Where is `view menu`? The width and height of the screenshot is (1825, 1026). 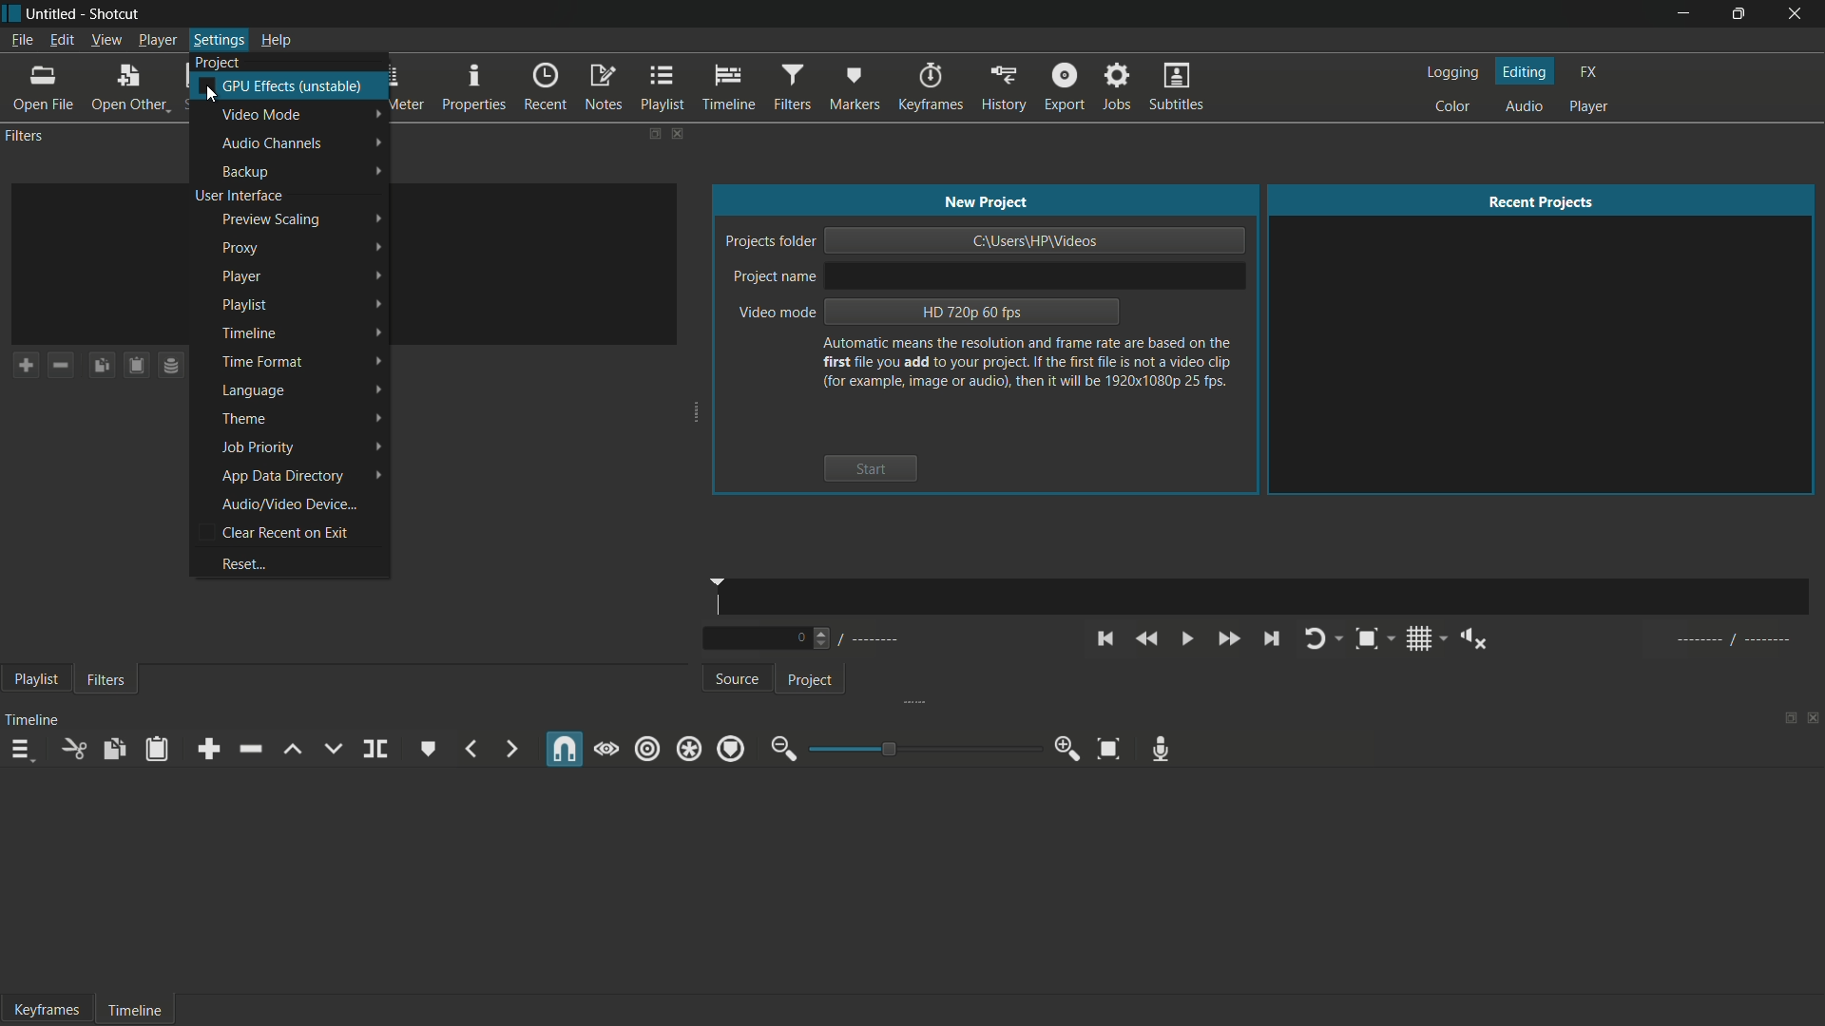 view menu is located at coordinates (106, 41).